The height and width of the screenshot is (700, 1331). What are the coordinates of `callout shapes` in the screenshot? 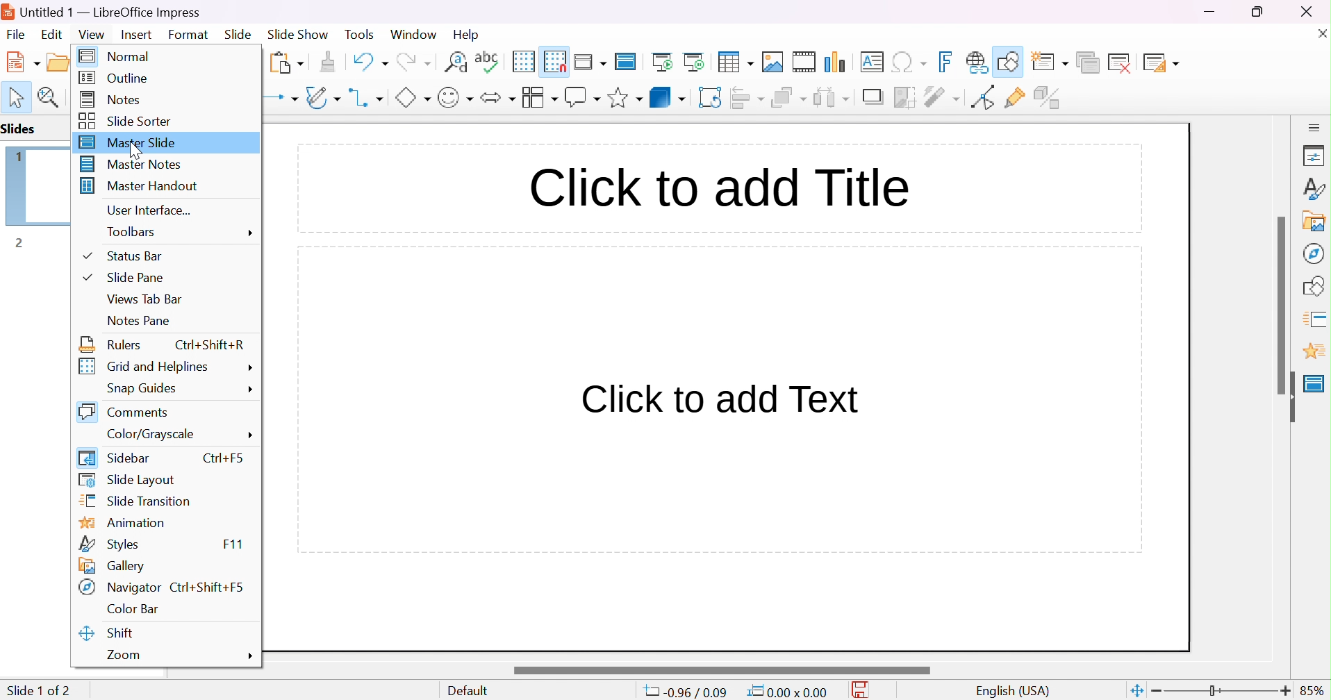 It's located at (582, 97).